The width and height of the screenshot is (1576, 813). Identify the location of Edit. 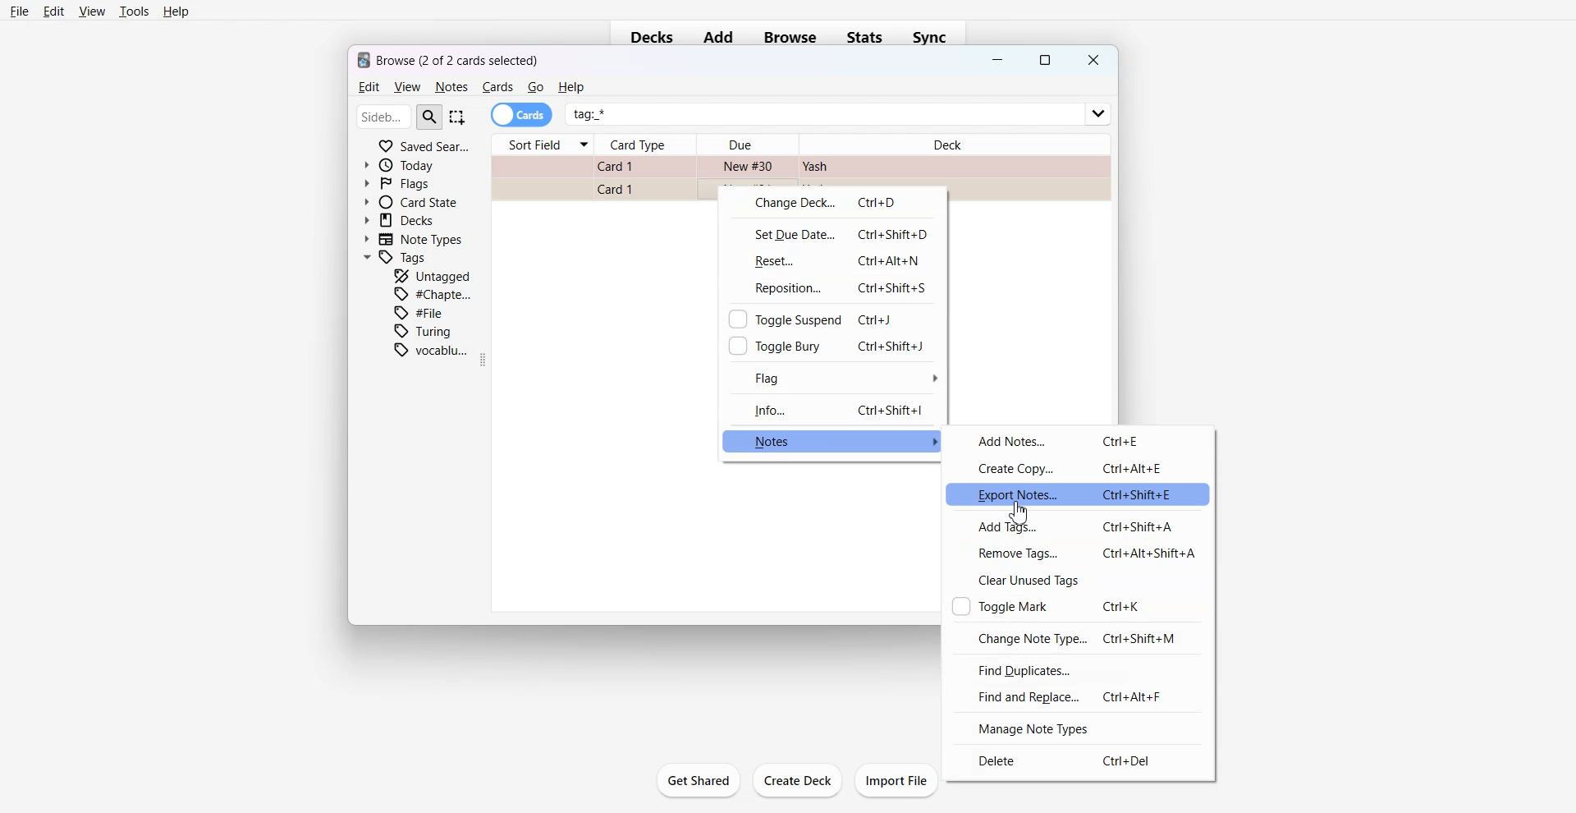
(54, 11).